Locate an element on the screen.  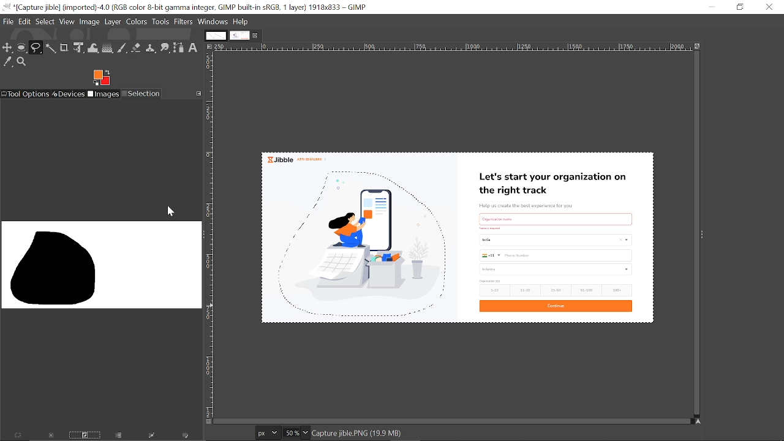
Select is located at coordinates (46, 22).